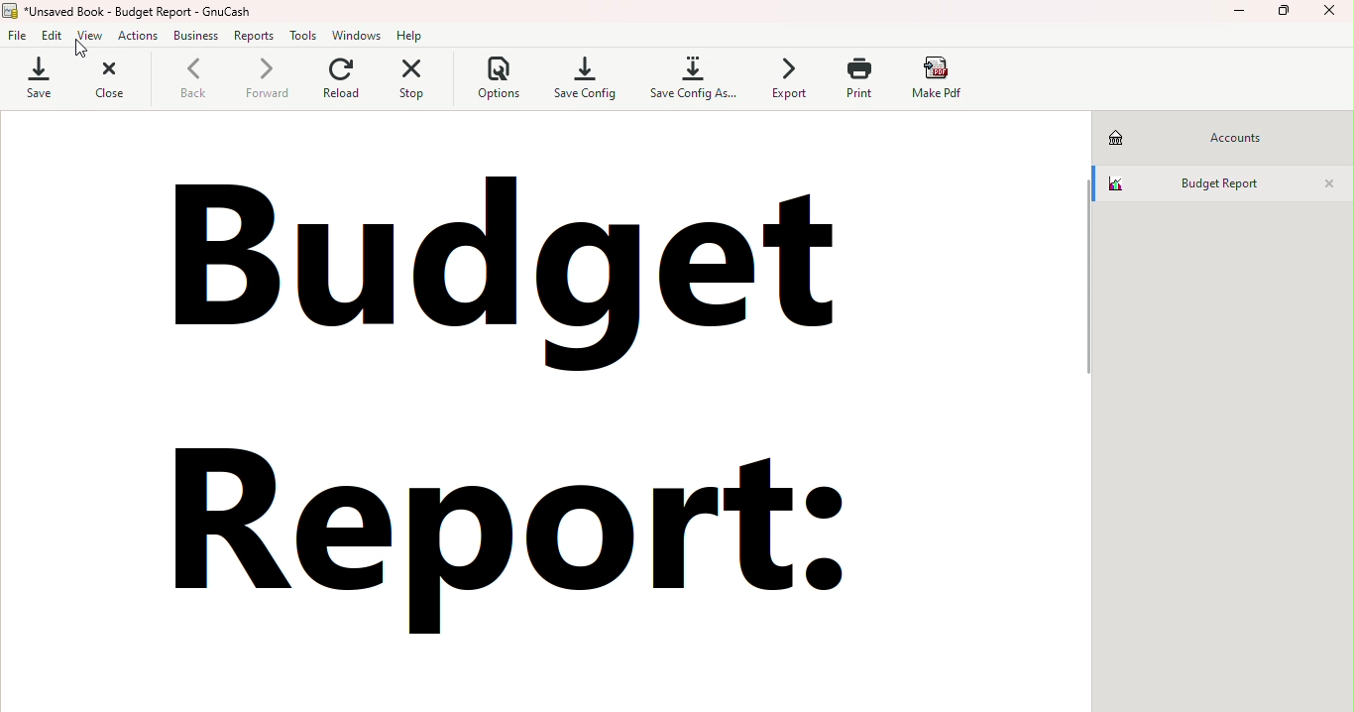 Image resolution: width=1354 pixels, height=712 pixels. Describe the element at coordinates (258, 38) in the screenshot. I see `Reports` at that location.